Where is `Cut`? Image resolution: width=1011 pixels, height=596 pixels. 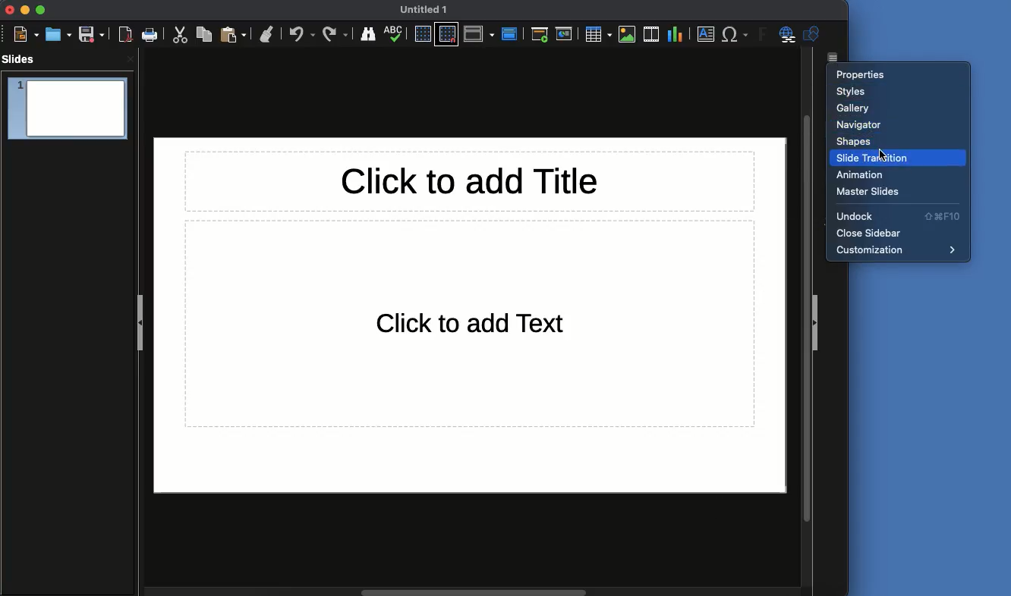
Cut is located at coordinates (178, 35).